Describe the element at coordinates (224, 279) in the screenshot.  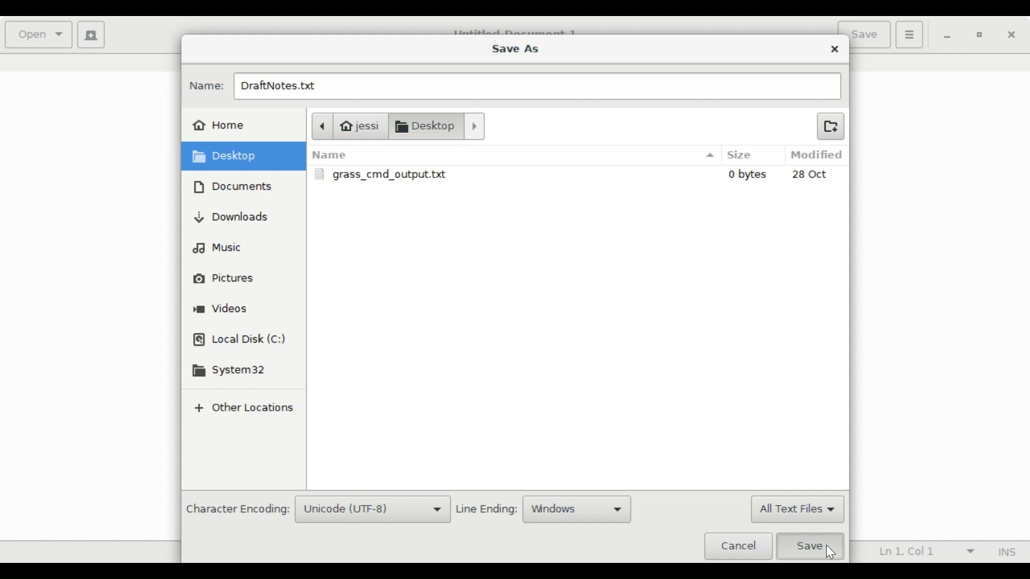
I see `Pictures` at that location.